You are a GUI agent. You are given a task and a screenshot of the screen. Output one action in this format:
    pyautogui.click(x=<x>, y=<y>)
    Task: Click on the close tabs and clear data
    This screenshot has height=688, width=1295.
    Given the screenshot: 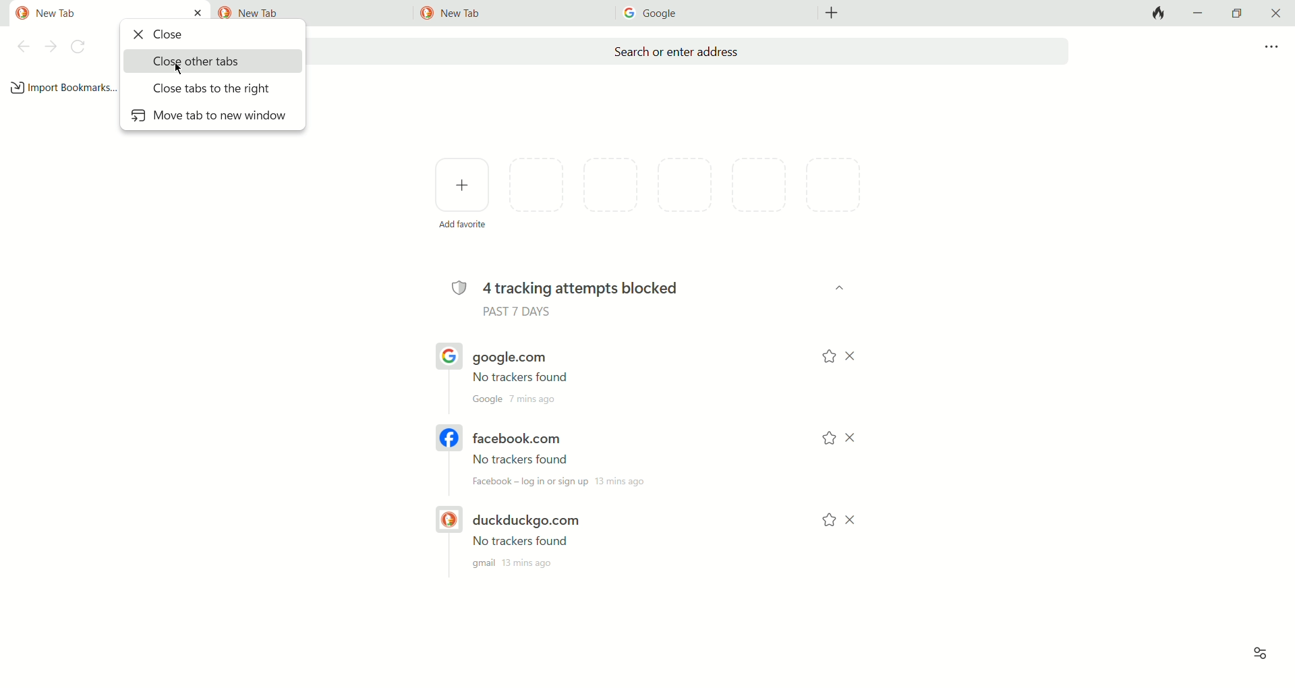 What is the action you would take?
    pyautogui.click(x=1159, y=13)
    